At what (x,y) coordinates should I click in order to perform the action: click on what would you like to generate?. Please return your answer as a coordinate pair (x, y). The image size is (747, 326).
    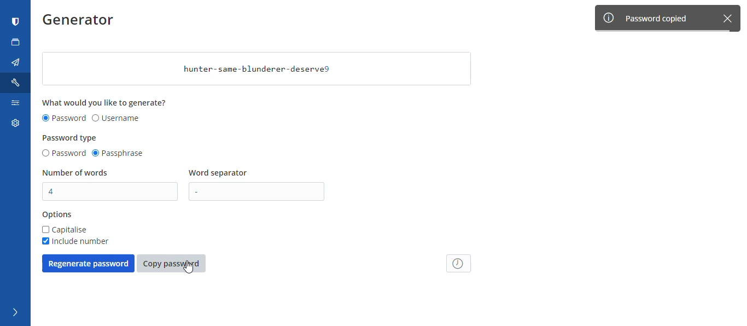
    Looking at the image, I should click on (106, 102).